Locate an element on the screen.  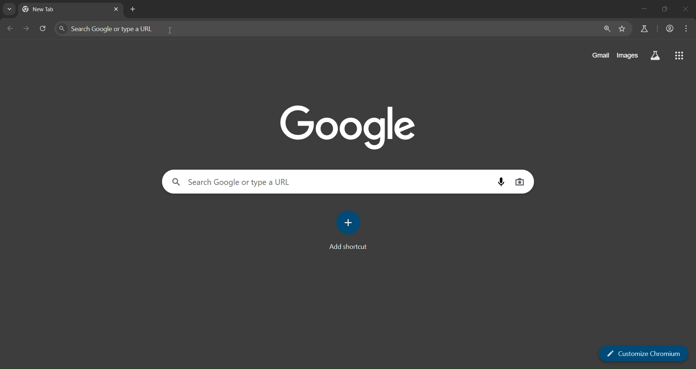
new tab is located at coordinates (134, 10).